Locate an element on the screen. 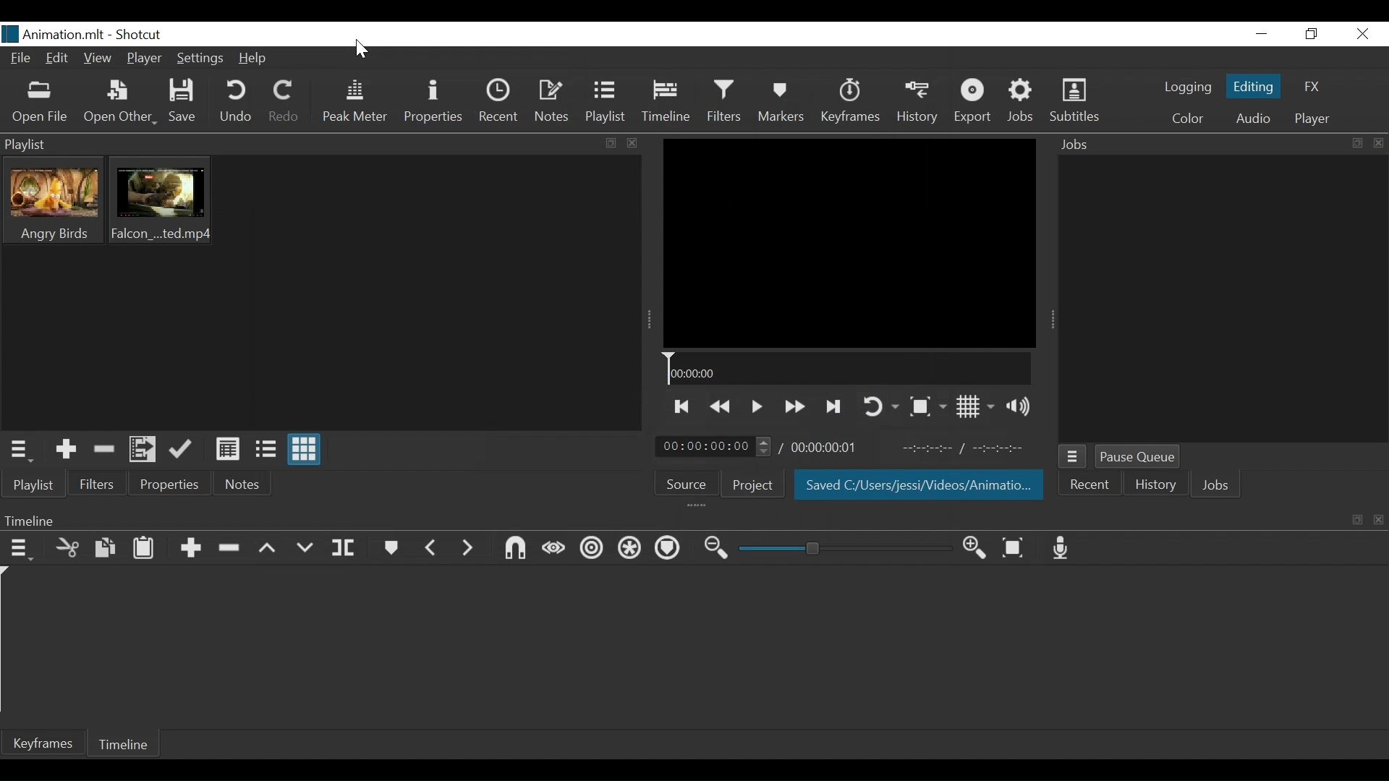 The height and width of the screenshot is (781, 1389). Edit is located at coordinates (58, 60).